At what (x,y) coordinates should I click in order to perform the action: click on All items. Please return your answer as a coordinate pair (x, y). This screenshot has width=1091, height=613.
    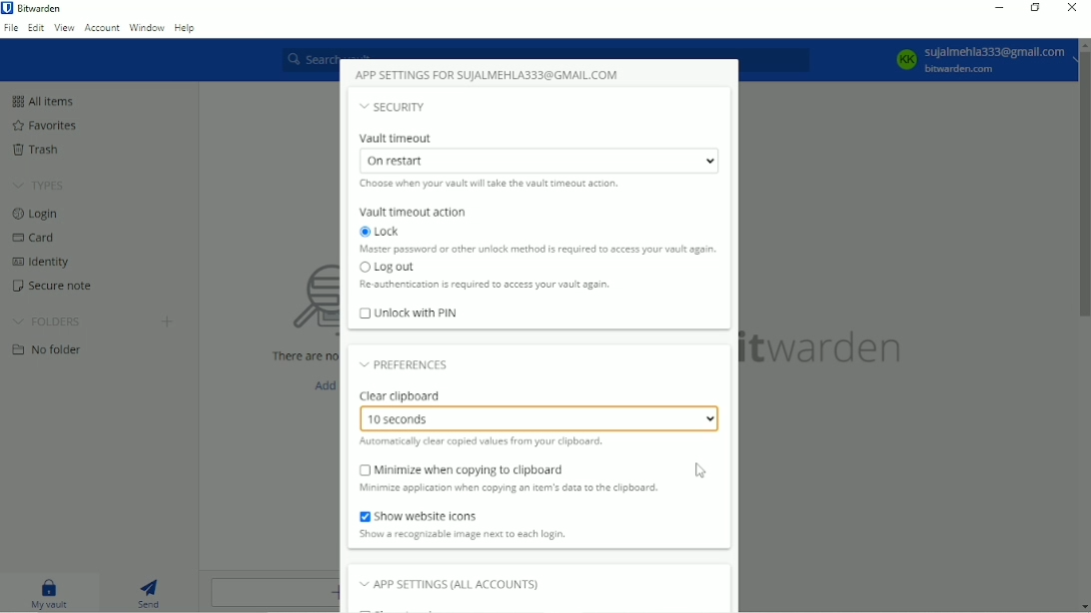
    Looking at the image, I should click on (52, 98).